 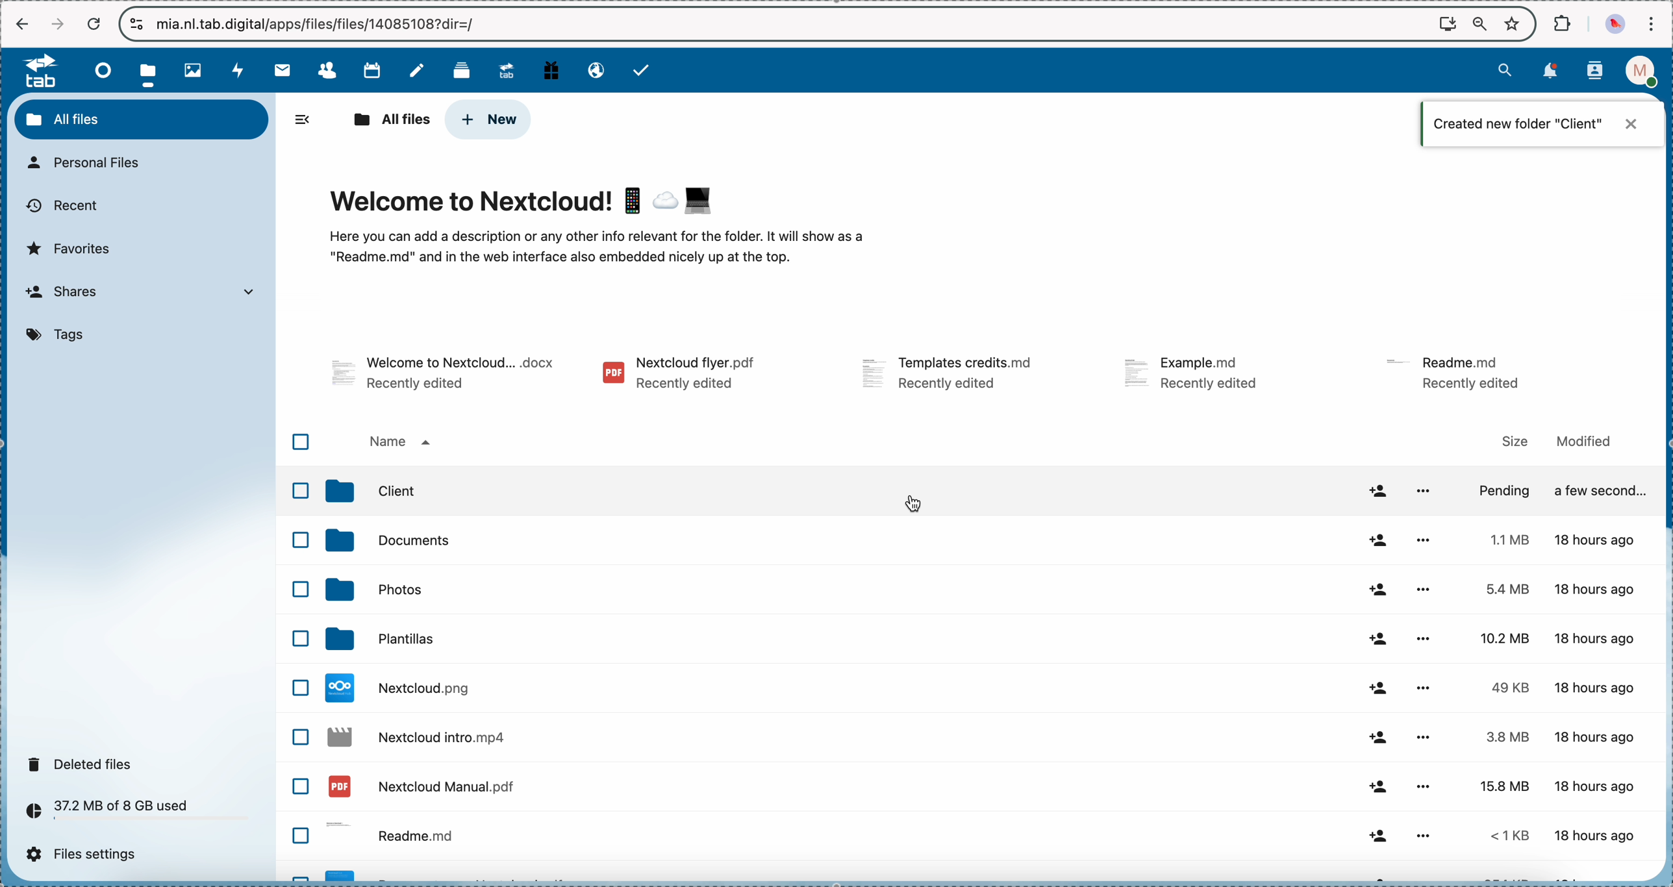 What do you see at coordinates (464, 69) in the screenshot?
I see `deck` at bounding box center [464, 69].